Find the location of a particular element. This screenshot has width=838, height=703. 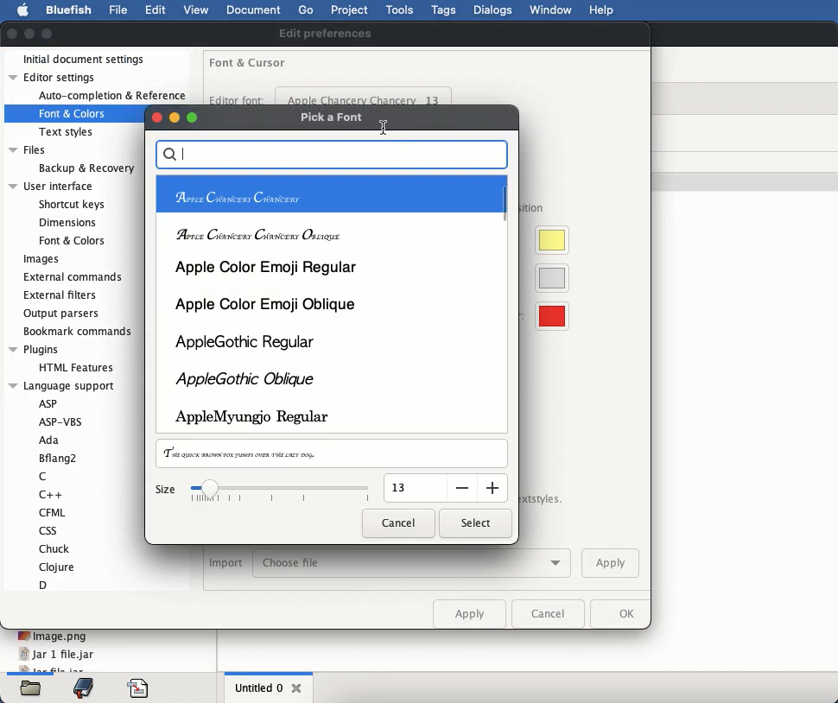

apple regular is located at coordinates (256, 418).